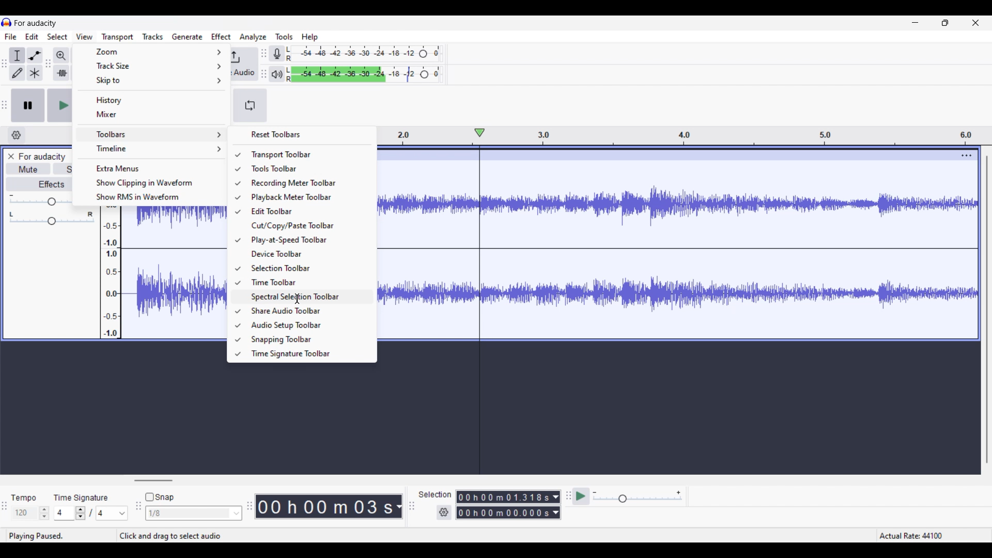 This screenshot has height=558, width=992. I want to click on Trim audio outside selection, so click(61, 73).